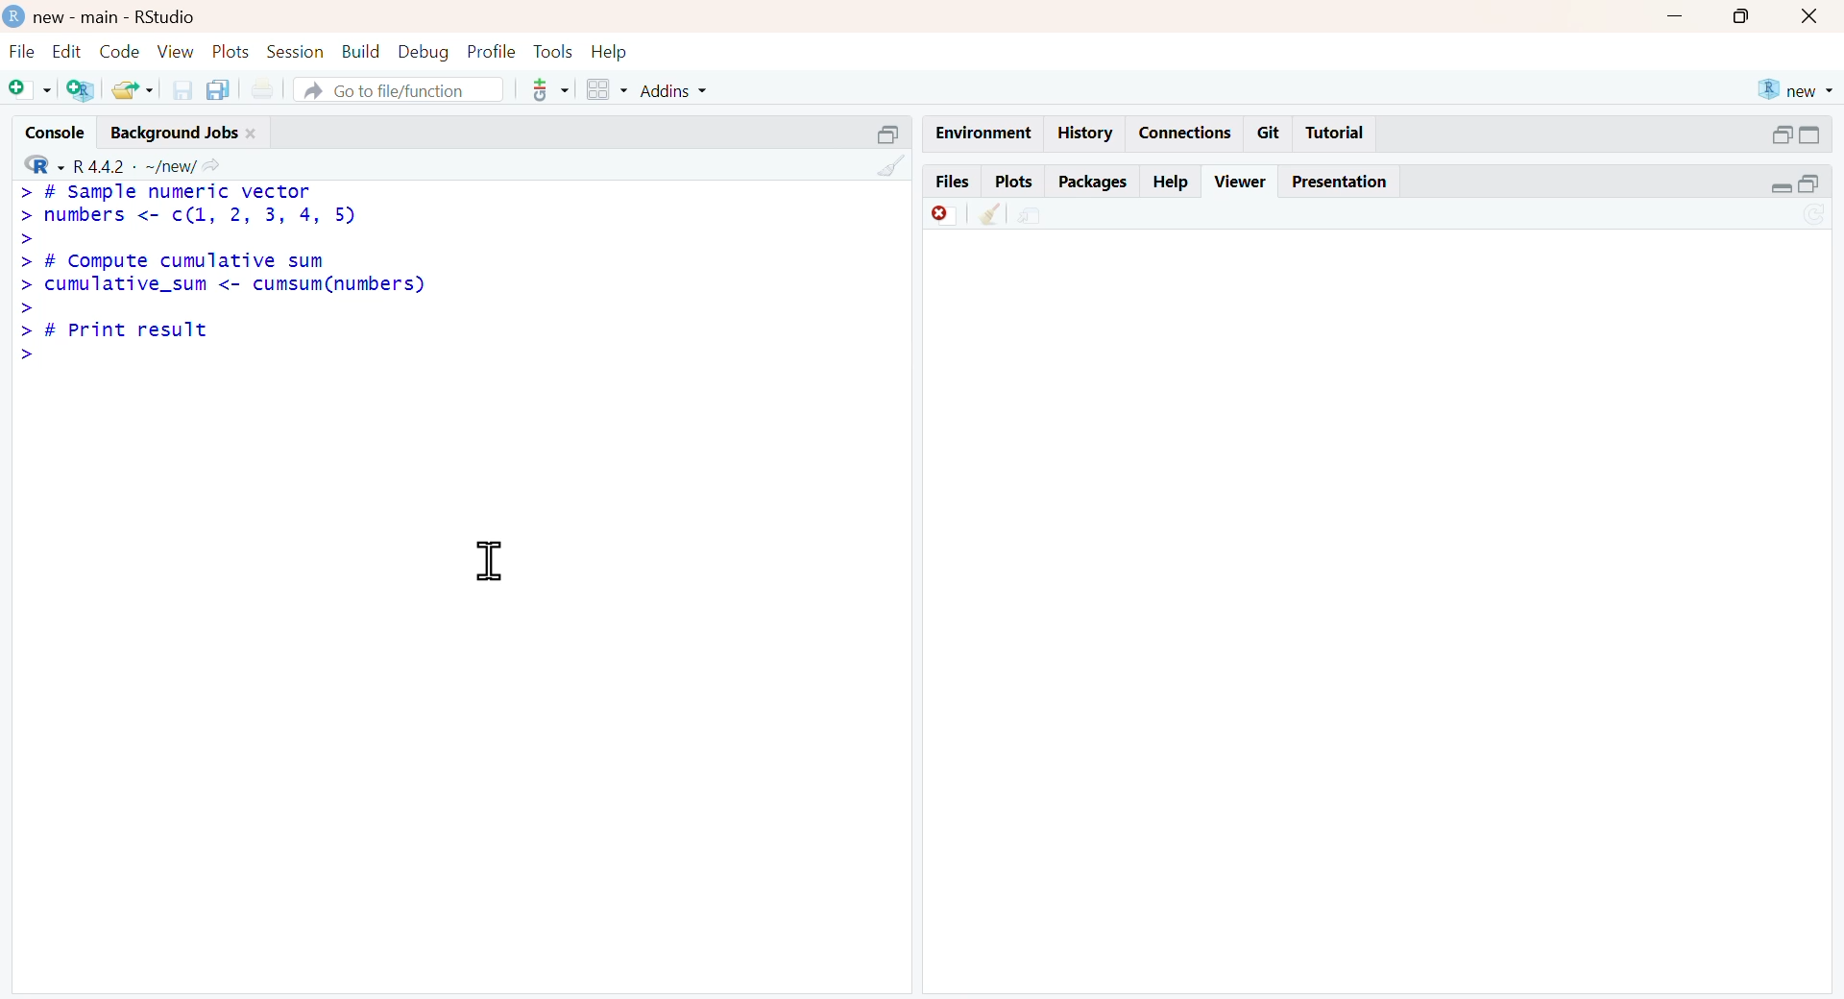 This screenshot has width=1844, height=999. What do you see at coordinates (362, 51) in the screenshot?
I see `build` at bounding box center [362, 51].